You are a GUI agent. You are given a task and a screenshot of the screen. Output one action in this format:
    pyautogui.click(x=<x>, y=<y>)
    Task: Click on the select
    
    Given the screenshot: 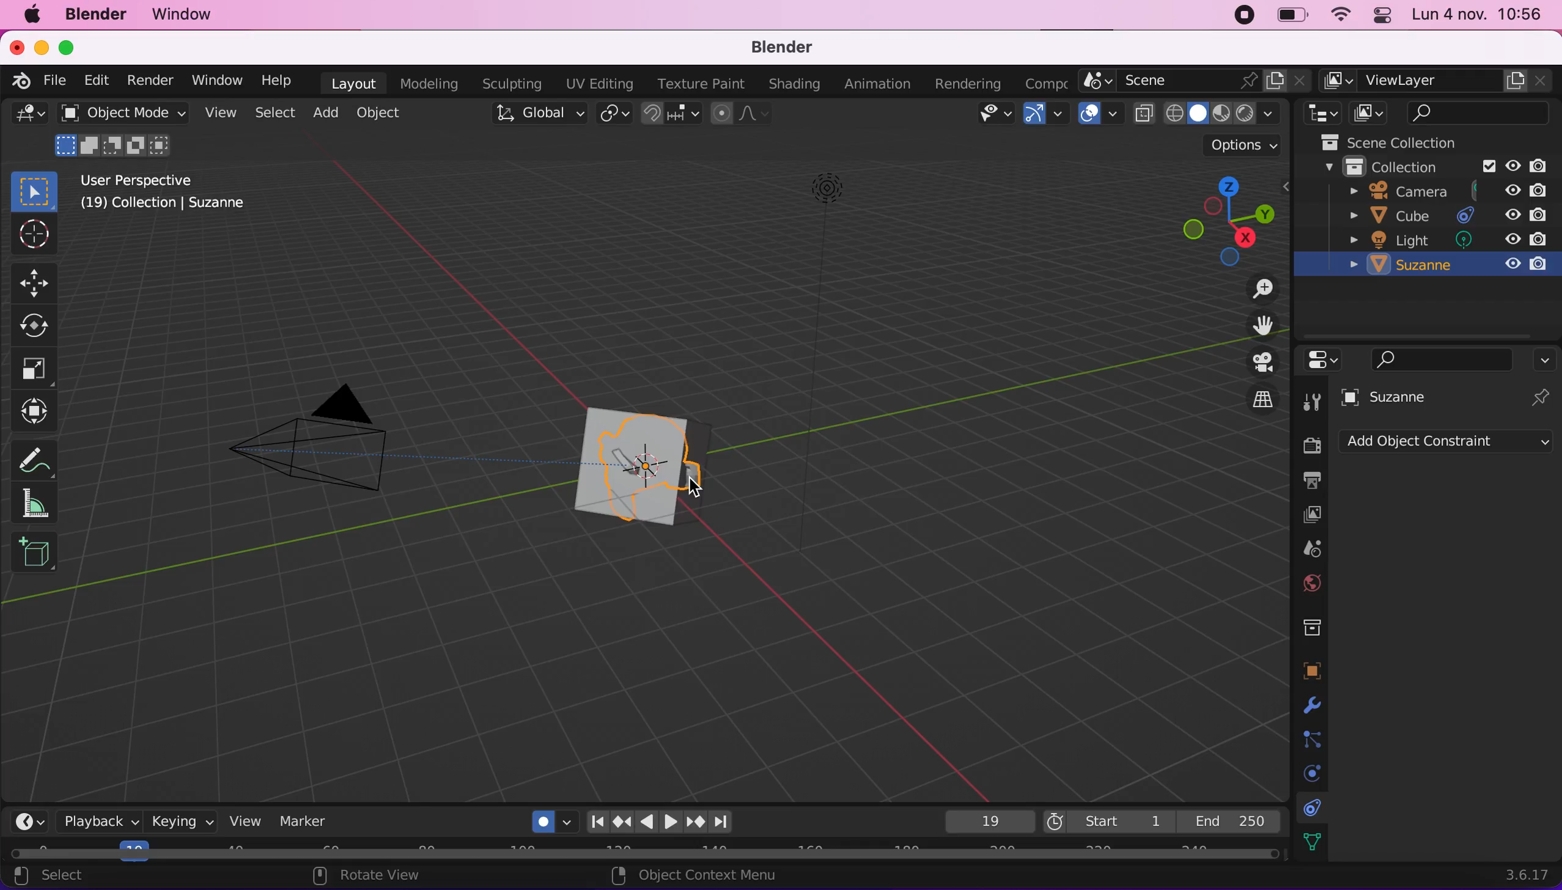 What is the action you would take?
    pyautogui.click(x=273, y=112)
    